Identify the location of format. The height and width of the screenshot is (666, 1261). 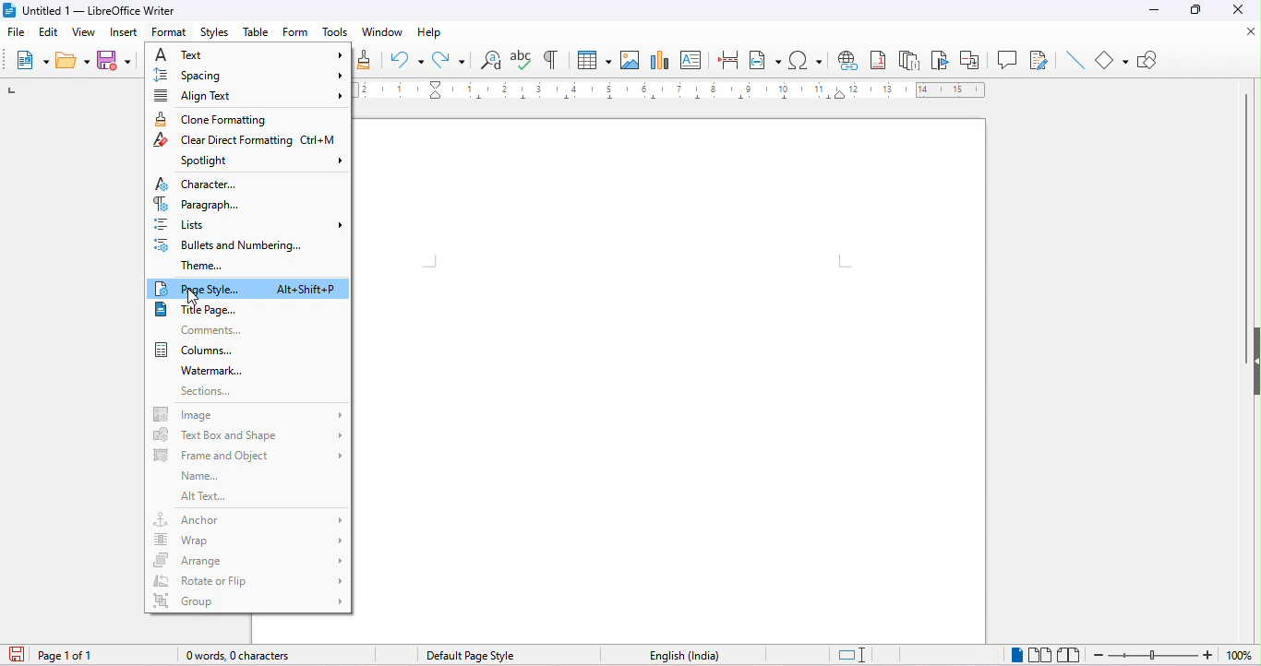
(171, 33).